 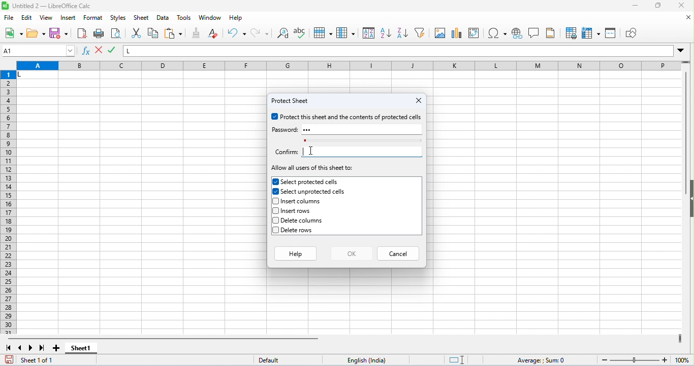 What do you see at coordinates (94, 19) in the screenshot?
I see `format` at bounding box center [94, 19].